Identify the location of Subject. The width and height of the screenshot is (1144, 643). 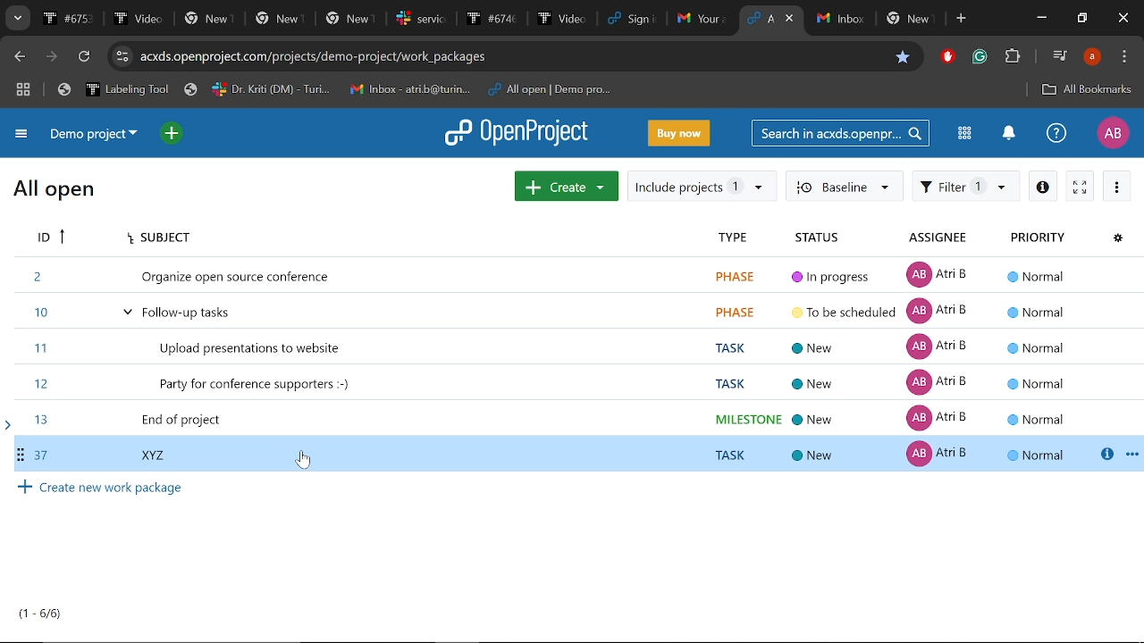
(156, 238).